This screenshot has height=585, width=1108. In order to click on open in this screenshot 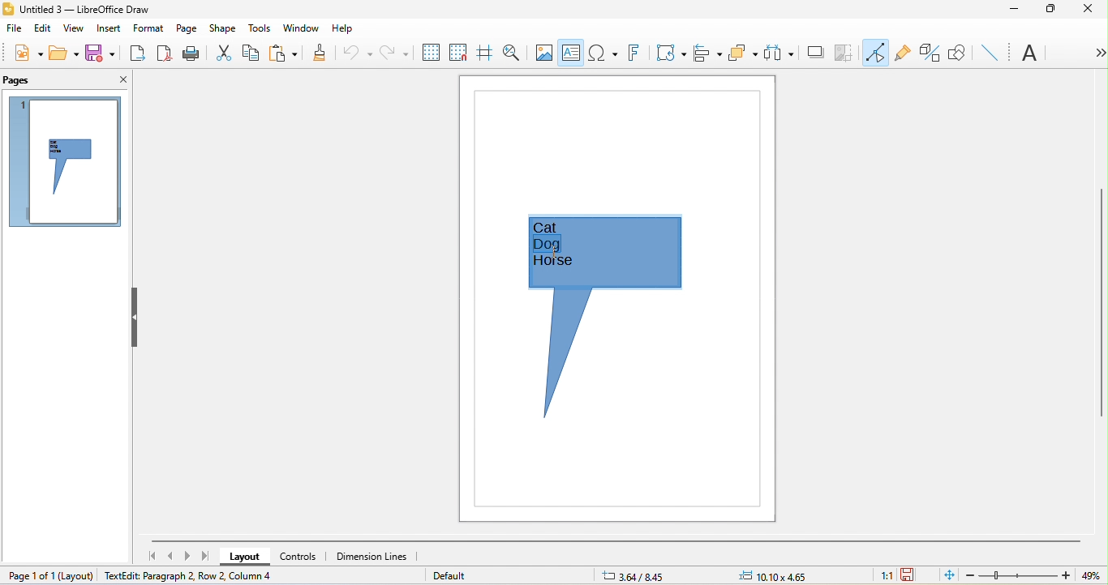, I will do `click(64, 53)`.